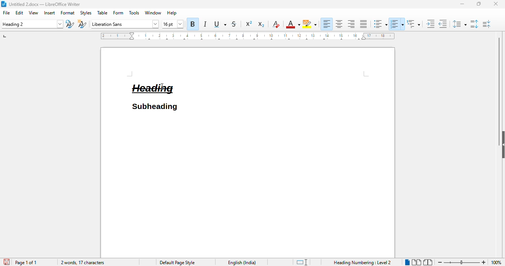 The height and width of the screenshot is (266, 505). Describe the element at coordinates (115, 79) in the screenshot. I see `Document` at that location.